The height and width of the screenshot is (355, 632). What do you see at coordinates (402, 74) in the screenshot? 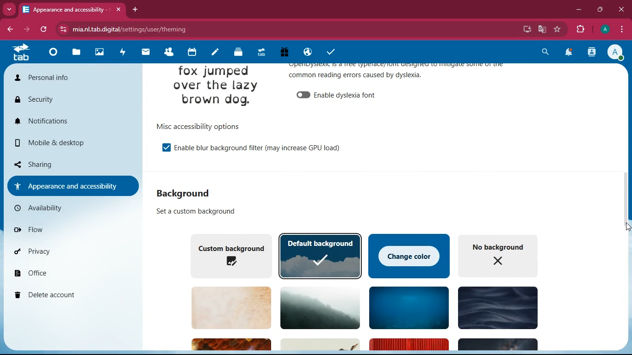
I see `appearance` at bounding box center [402, 74].